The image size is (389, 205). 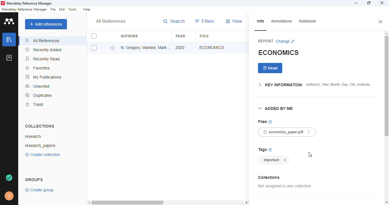 What do you see at coordinates (279, 52) in the screenshot?
I see `economics` at bounding box center [279, 52].